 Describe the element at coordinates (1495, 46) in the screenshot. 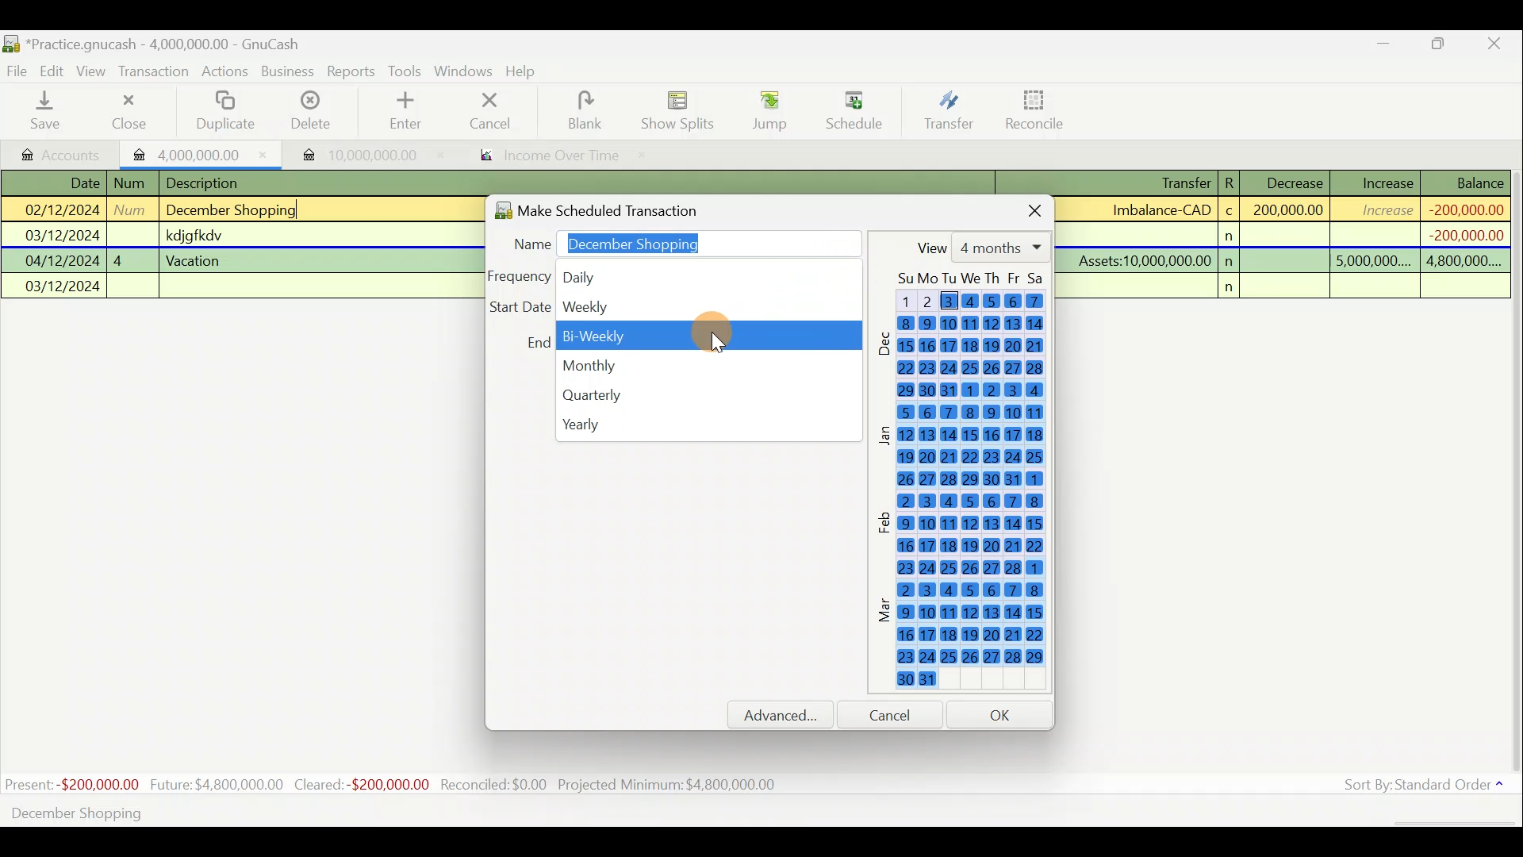

I see `Close` at that location.